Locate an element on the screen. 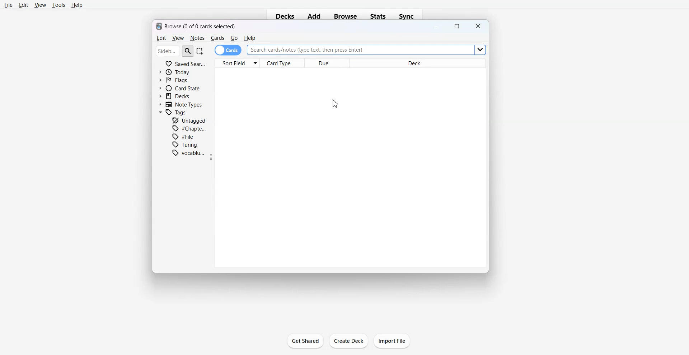 The width and height of the screenshot is (689, 355). Decks is located at coordinates (175, 96).